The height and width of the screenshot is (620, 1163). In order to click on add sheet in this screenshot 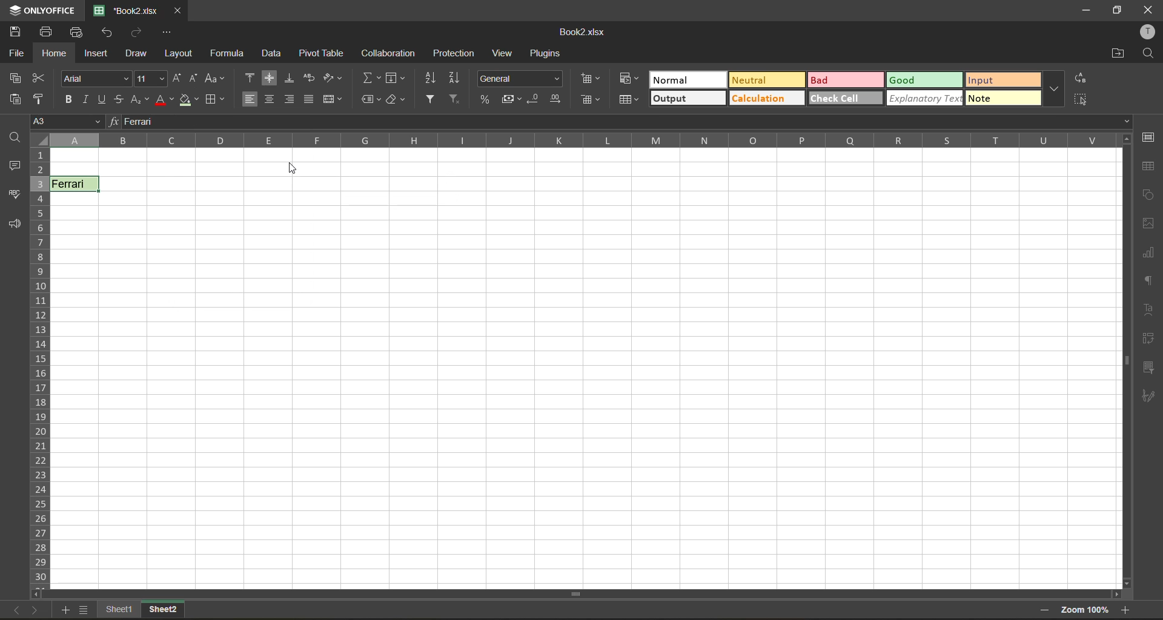, I will do `click(58, 610)`.